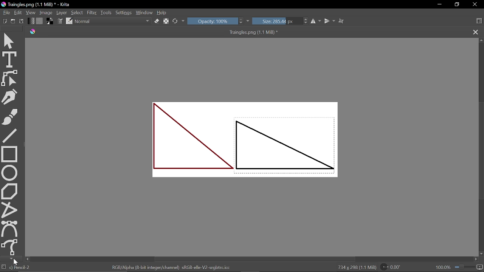 The width and height of the screenshot is (484, 272). Describe the element at coordinates (3, 267) in the screenshot. I see `No selection` at that location.